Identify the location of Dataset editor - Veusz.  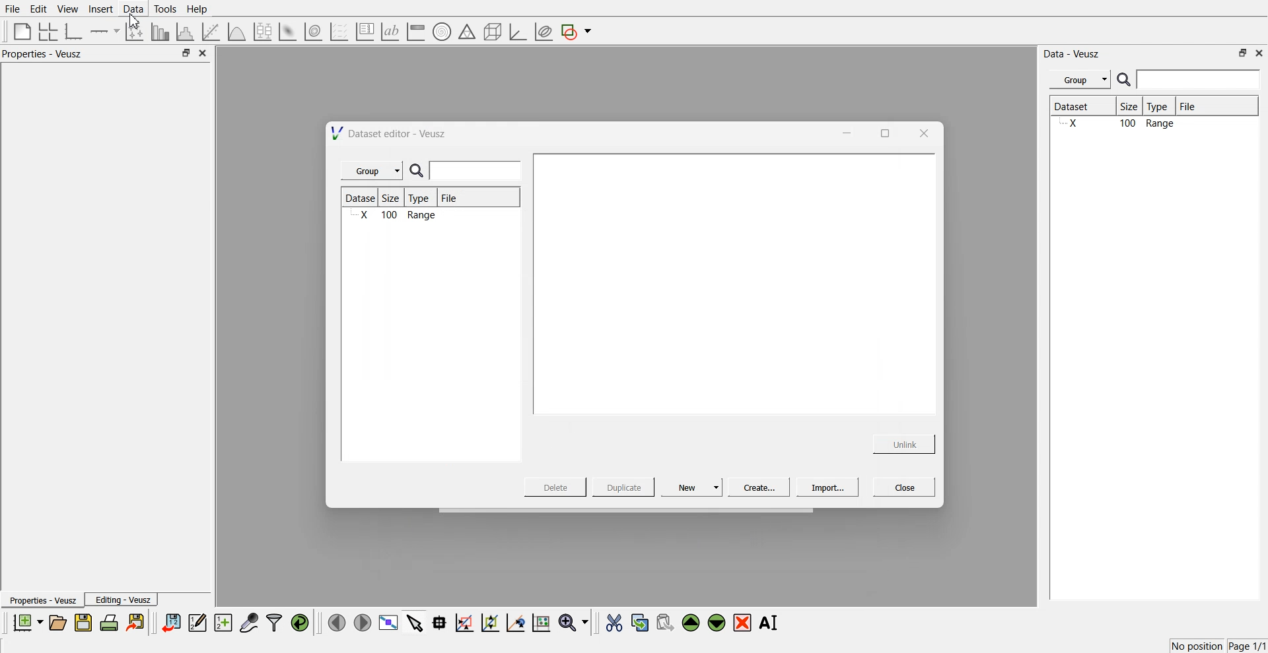
(390, 133).